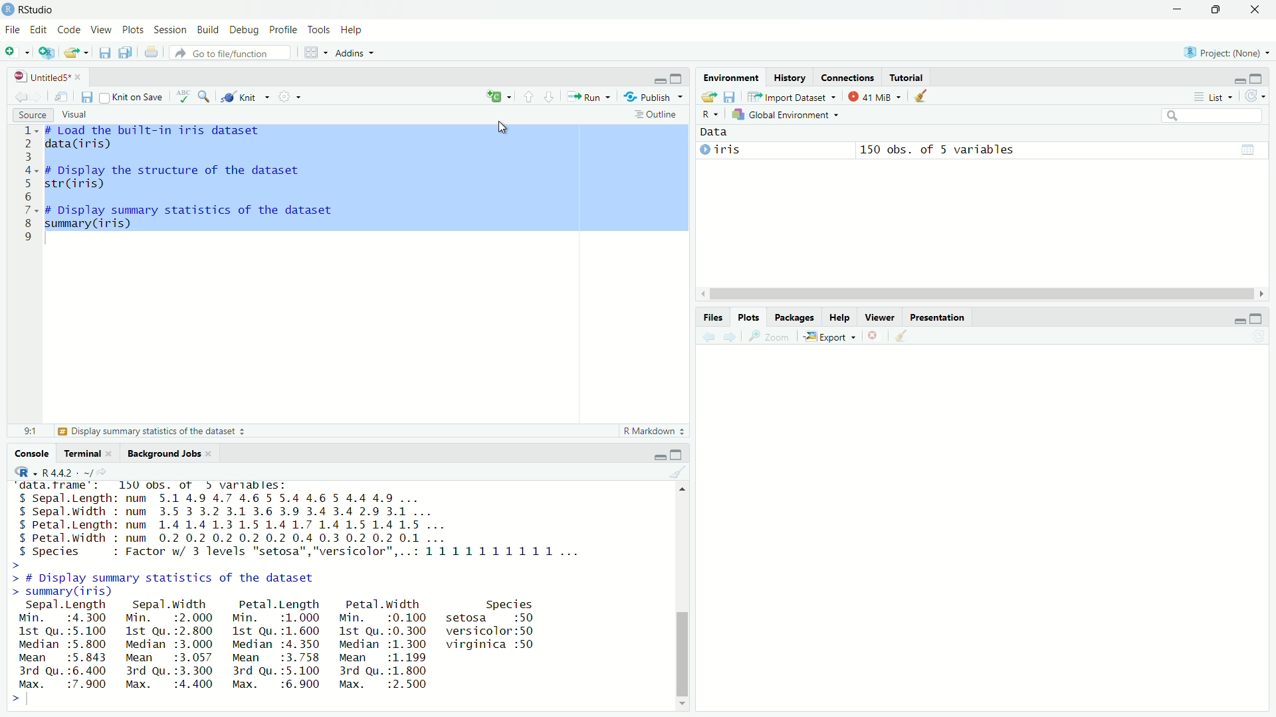  I want to click on Save current file, so click(104, 53).